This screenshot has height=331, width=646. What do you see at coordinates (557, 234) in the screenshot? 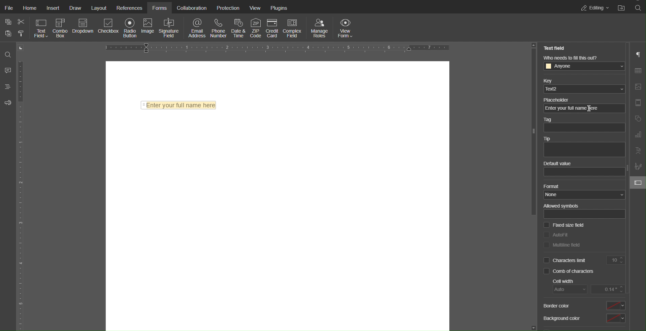
I see `Autofit` at bounding box center [557, 234].